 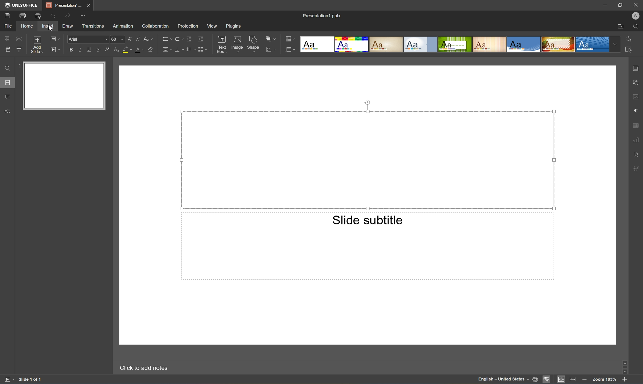 I want to click on Click to add notes, so click(x=143, y=367).